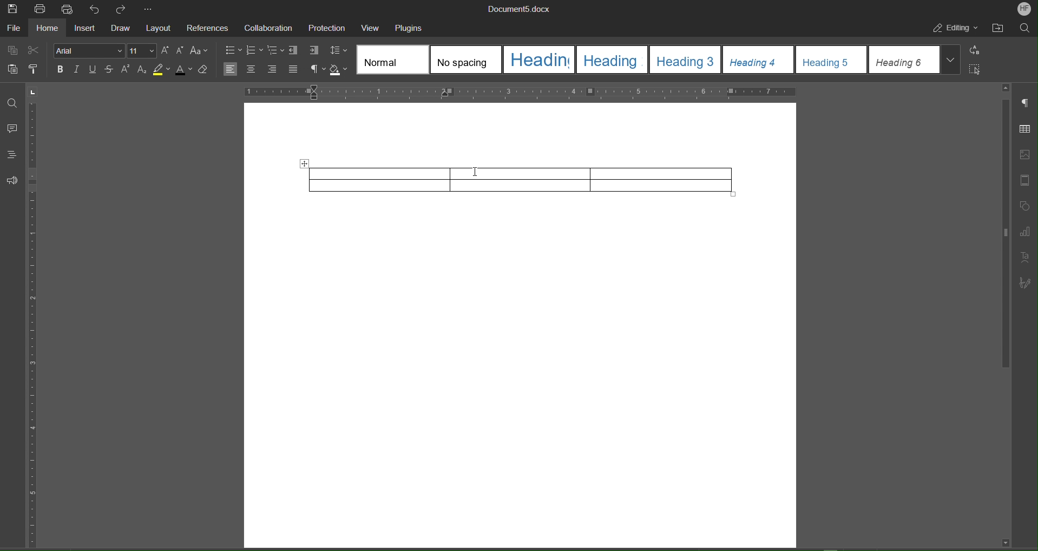 The width and height of the screenshot is (1038, 551). What do you see at coordinates (1026, 29) in the screenshot?
I see `Search` at bounding box center [1026, 29].